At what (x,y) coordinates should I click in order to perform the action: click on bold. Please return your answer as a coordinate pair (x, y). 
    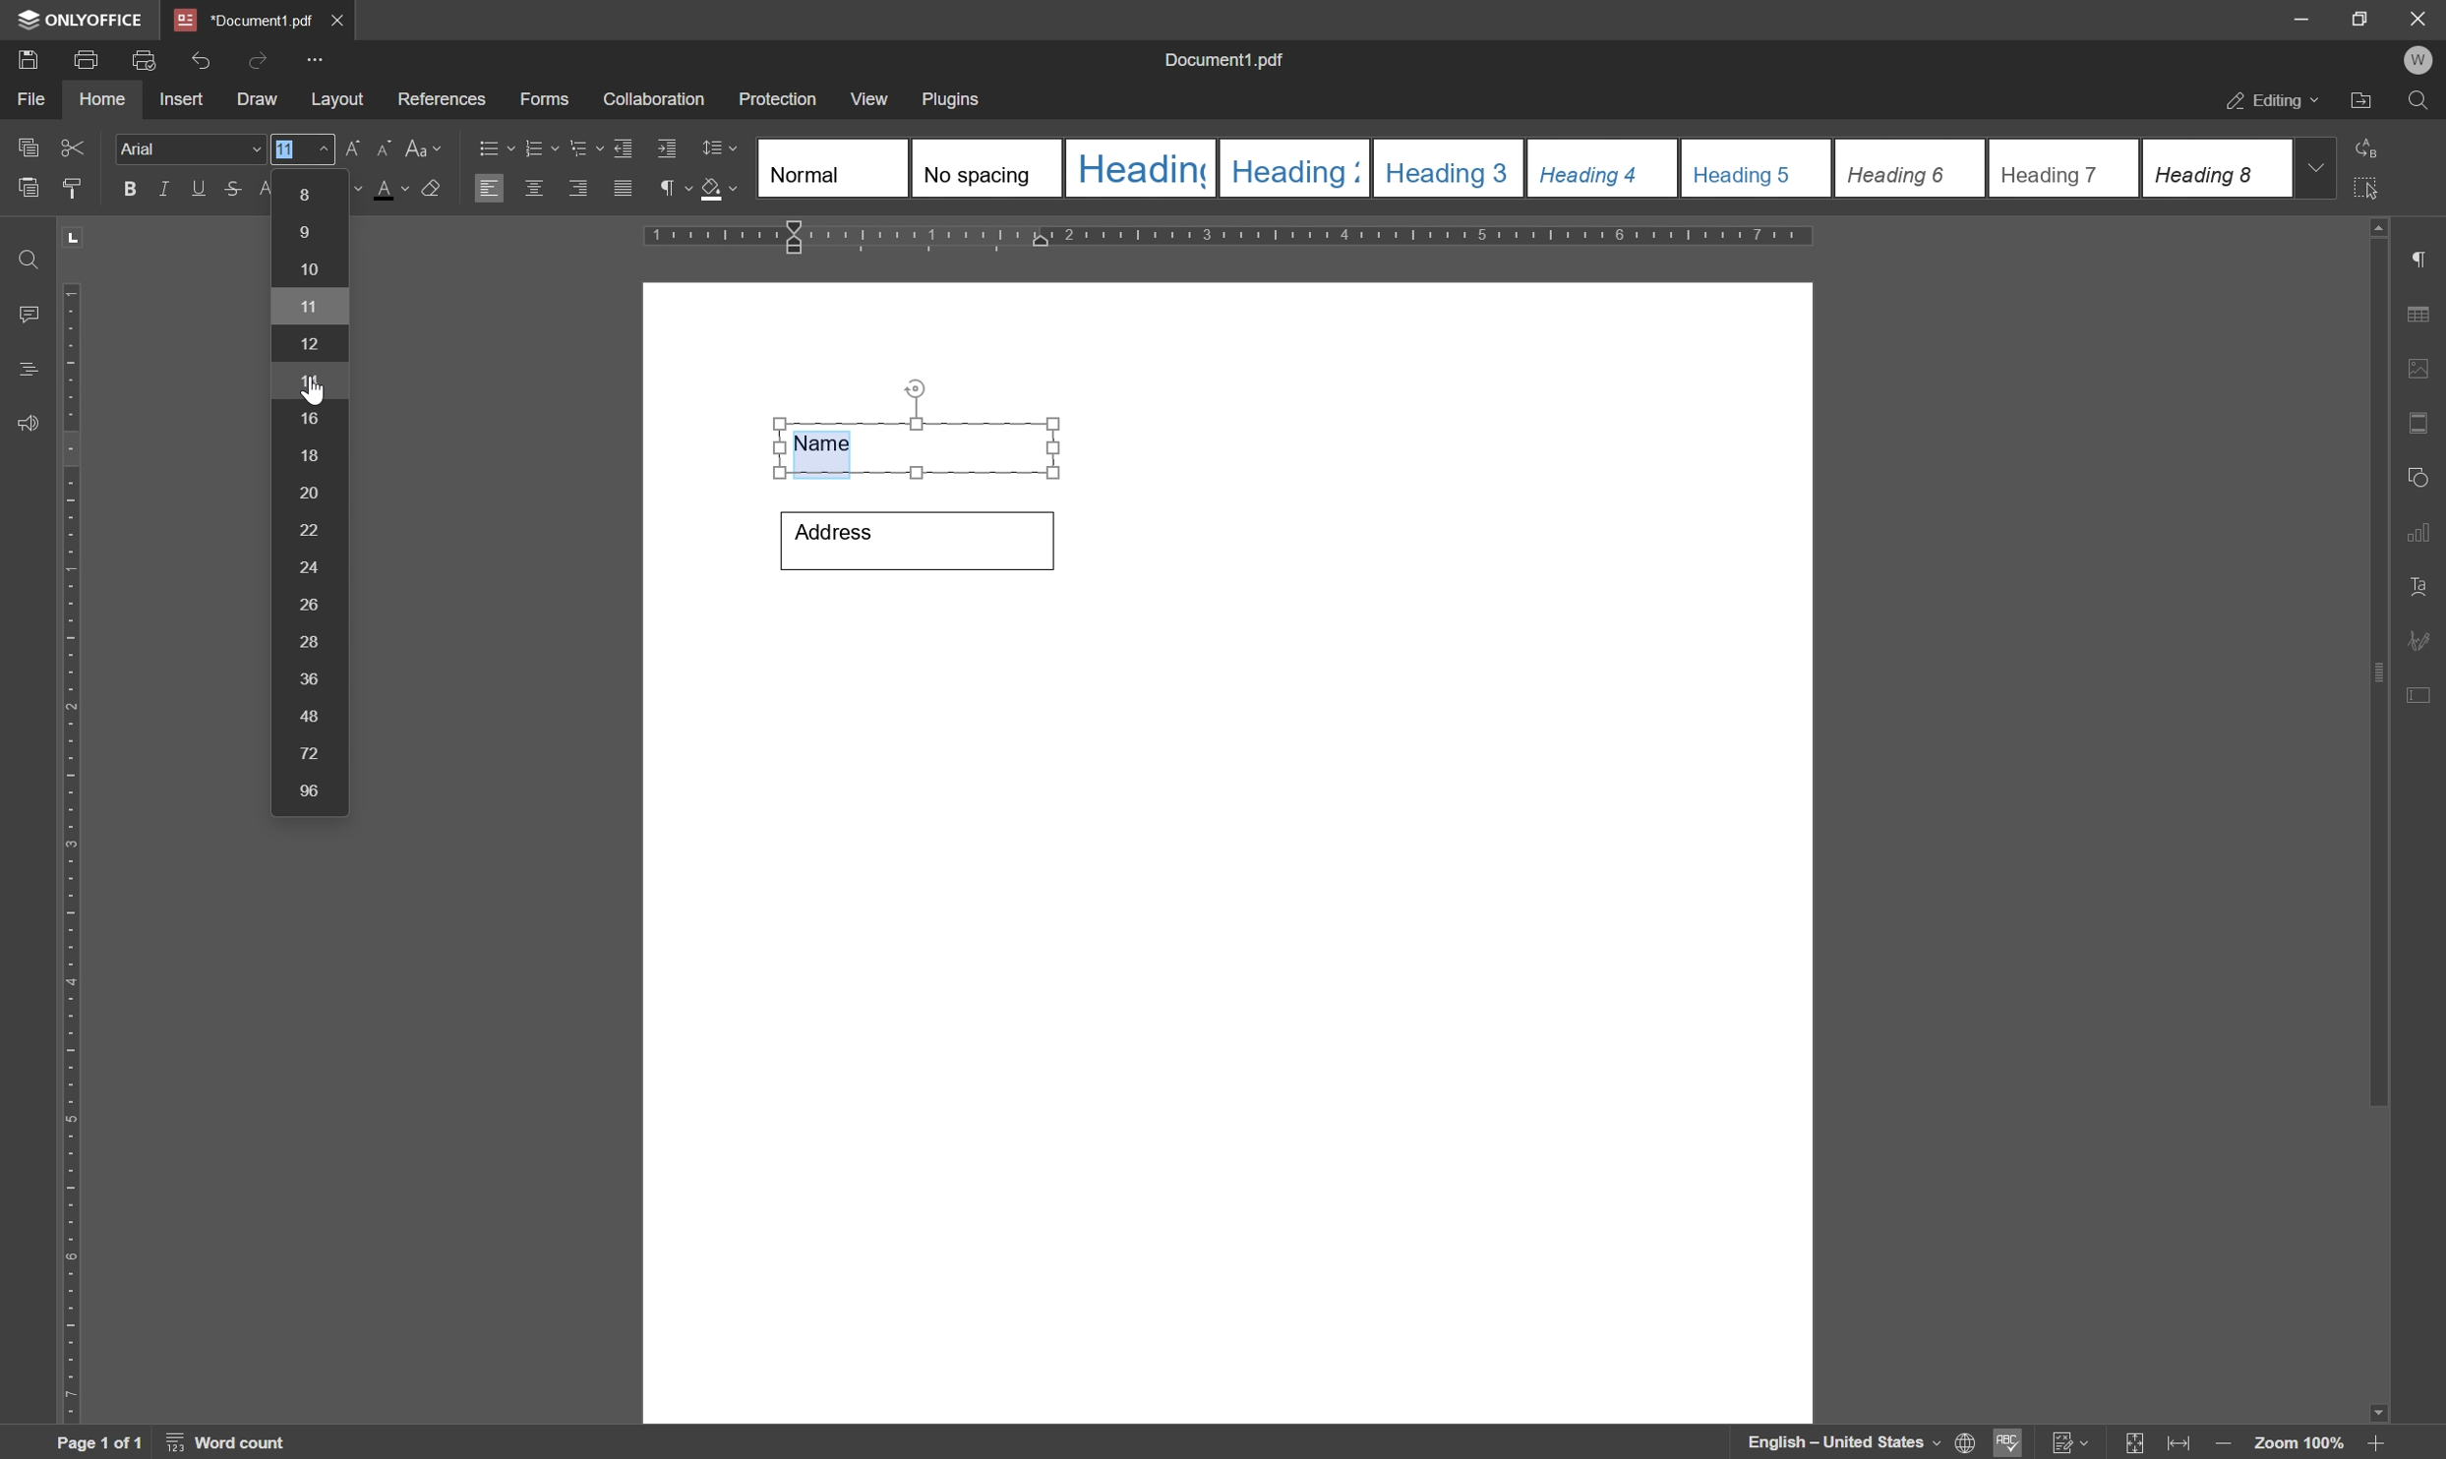
    Looking at the image, I should click on (124, 190).